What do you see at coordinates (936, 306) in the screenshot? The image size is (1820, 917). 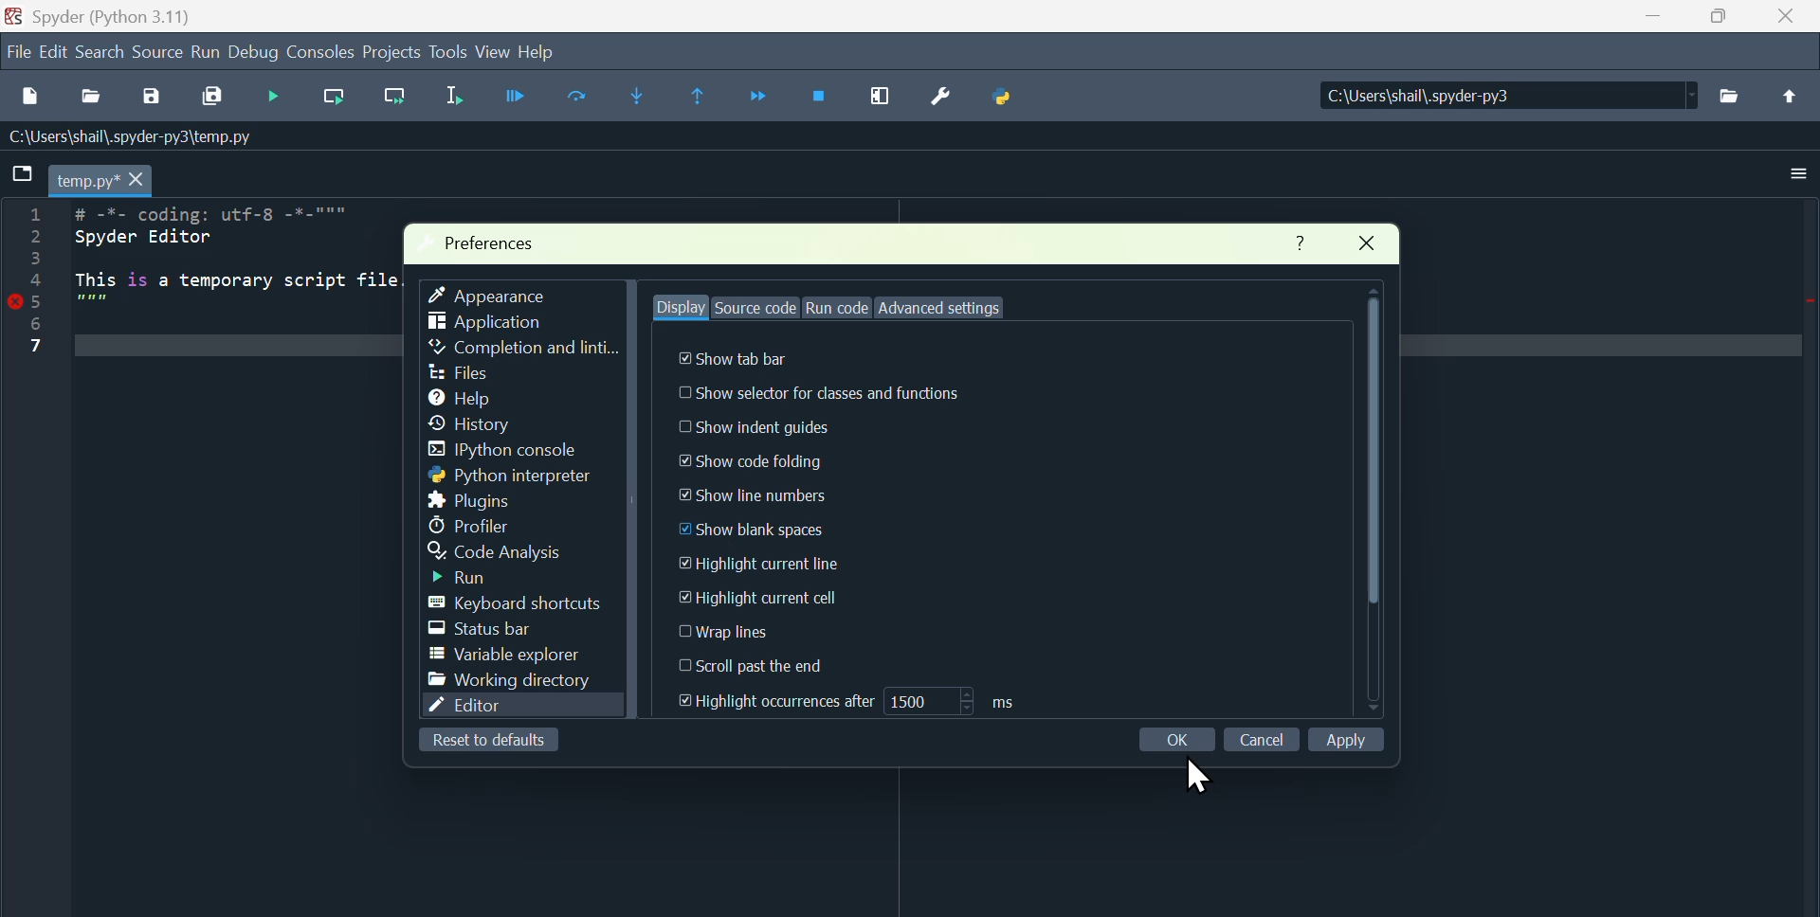 I see `Advanced settings` at bounding box center [936, 306].